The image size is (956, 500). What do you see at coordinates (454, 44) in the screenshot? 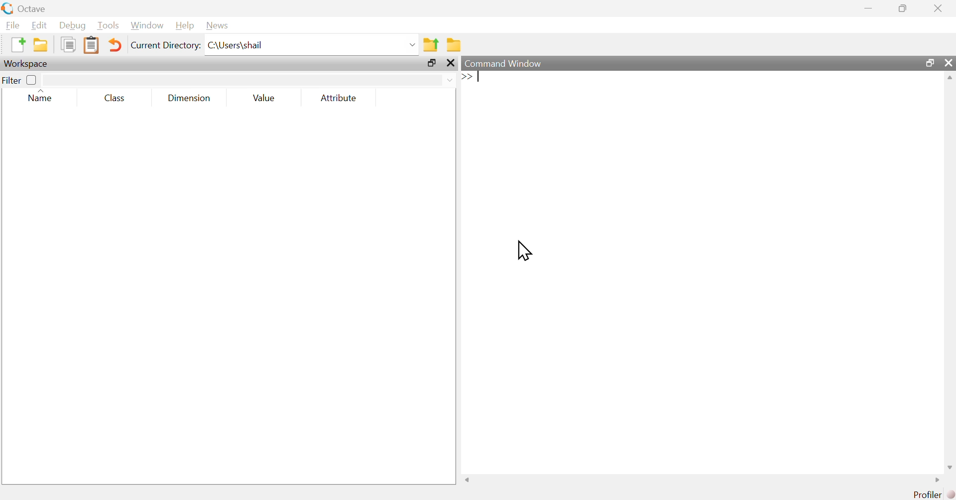
I see `Browse directories` at bounding box center [454, 44].